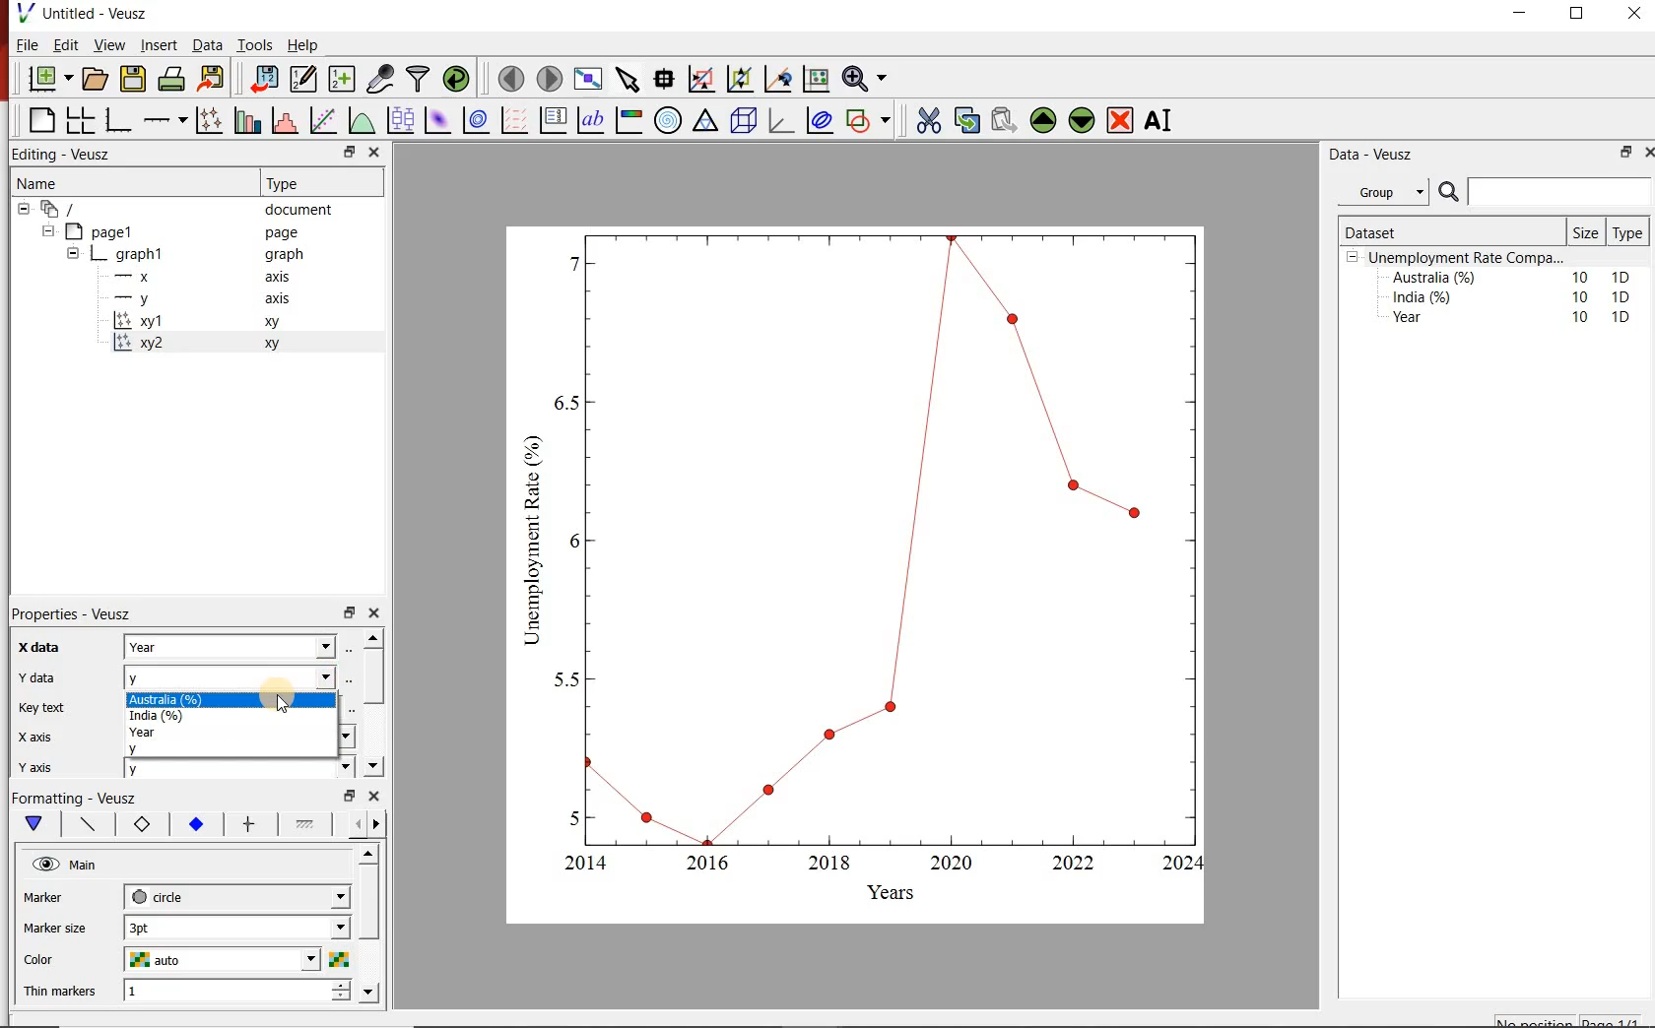 This screenshot has height=1028, width=1655. Describe the element at coordinates (1517, 319) in the screenshot. I see `Year 10 1D` at that location.